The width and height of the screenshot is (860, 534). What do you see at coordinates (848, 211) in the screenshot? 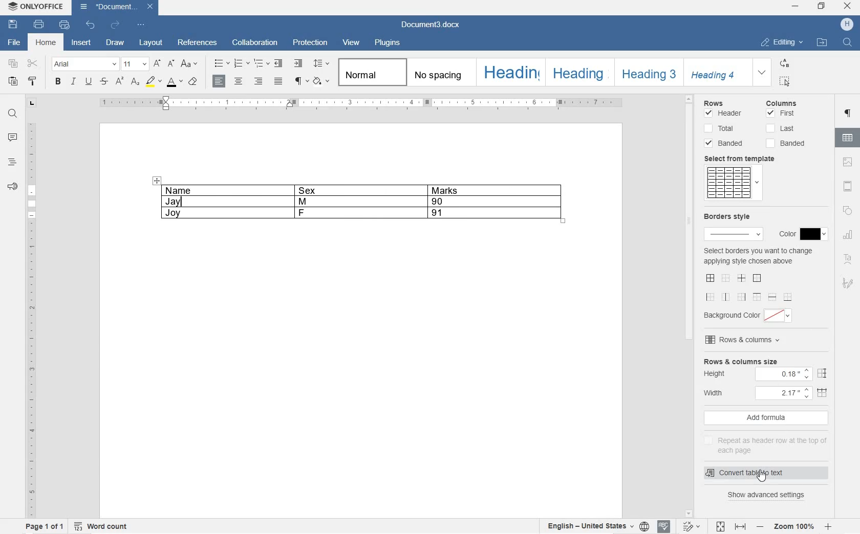
I see `SHAPE` at bounding box center [848, 211].